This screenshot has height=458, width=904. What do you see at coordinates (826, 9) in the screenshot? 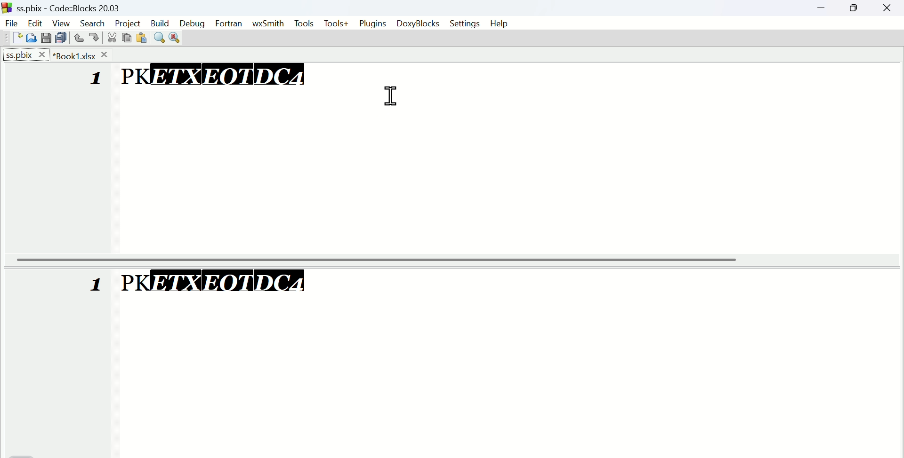
I see `minimise` at bounding box center [826, 9].